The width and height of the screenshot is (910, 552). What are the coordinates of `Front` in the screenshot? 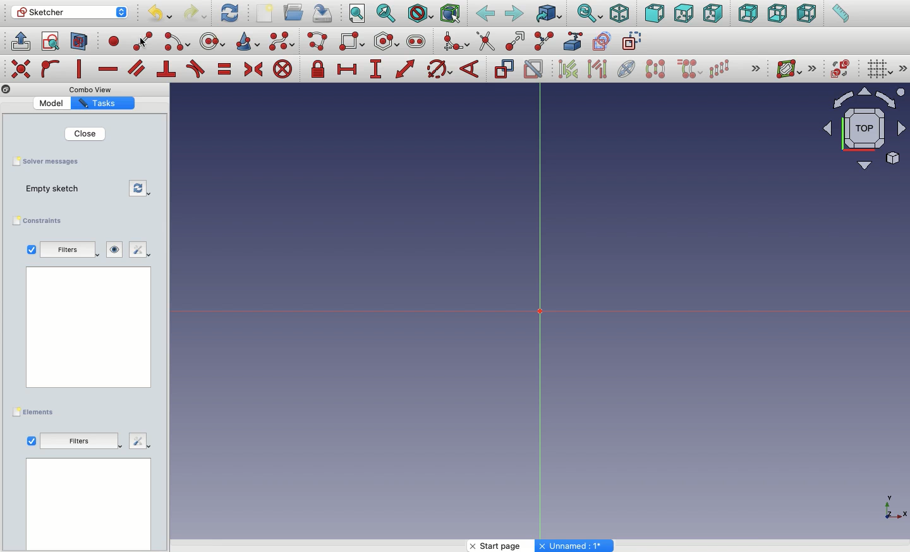 It's located at (654, 13).